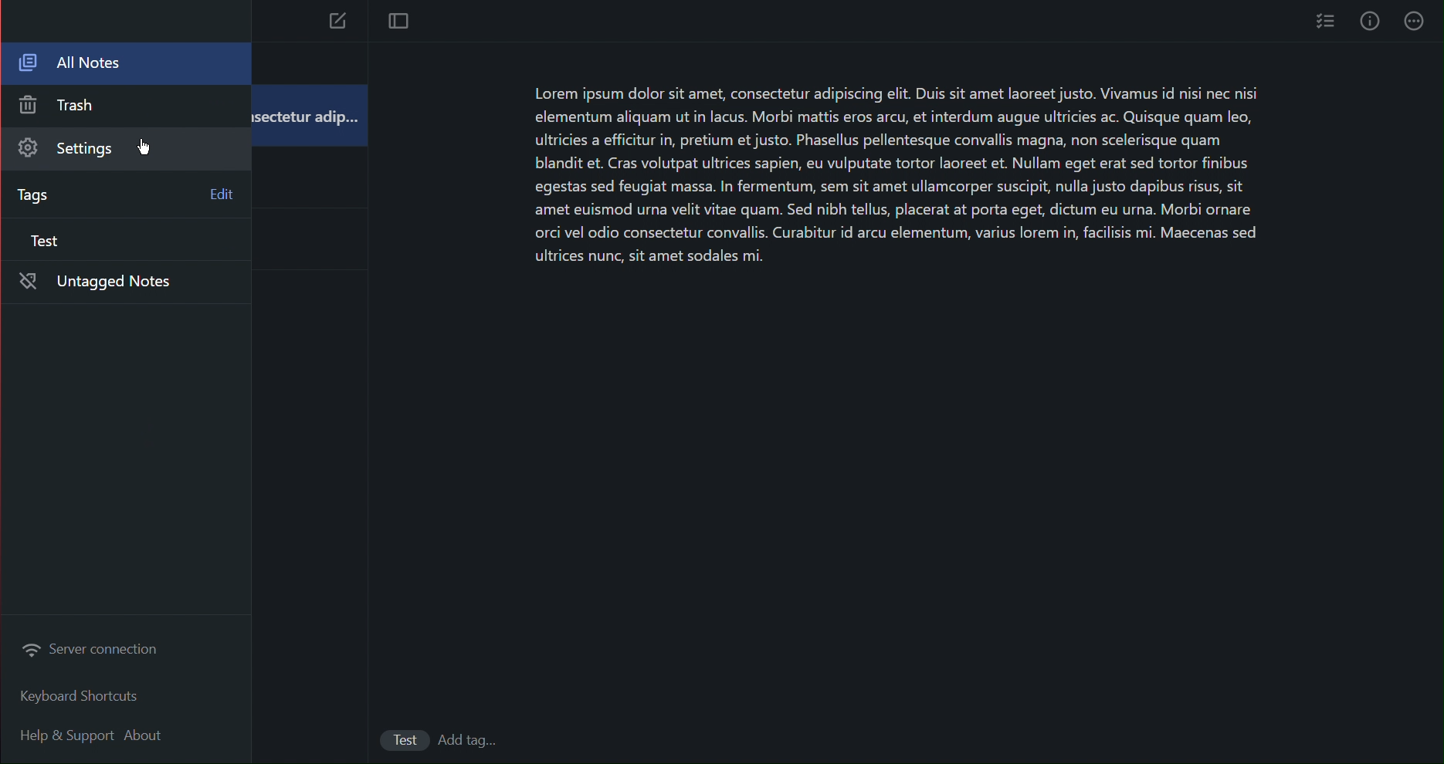 The width and height of the screenshot is (1444, 764). Describe the element at coordinates (36, 197) in the screenshot. I see `Tags` at that location.